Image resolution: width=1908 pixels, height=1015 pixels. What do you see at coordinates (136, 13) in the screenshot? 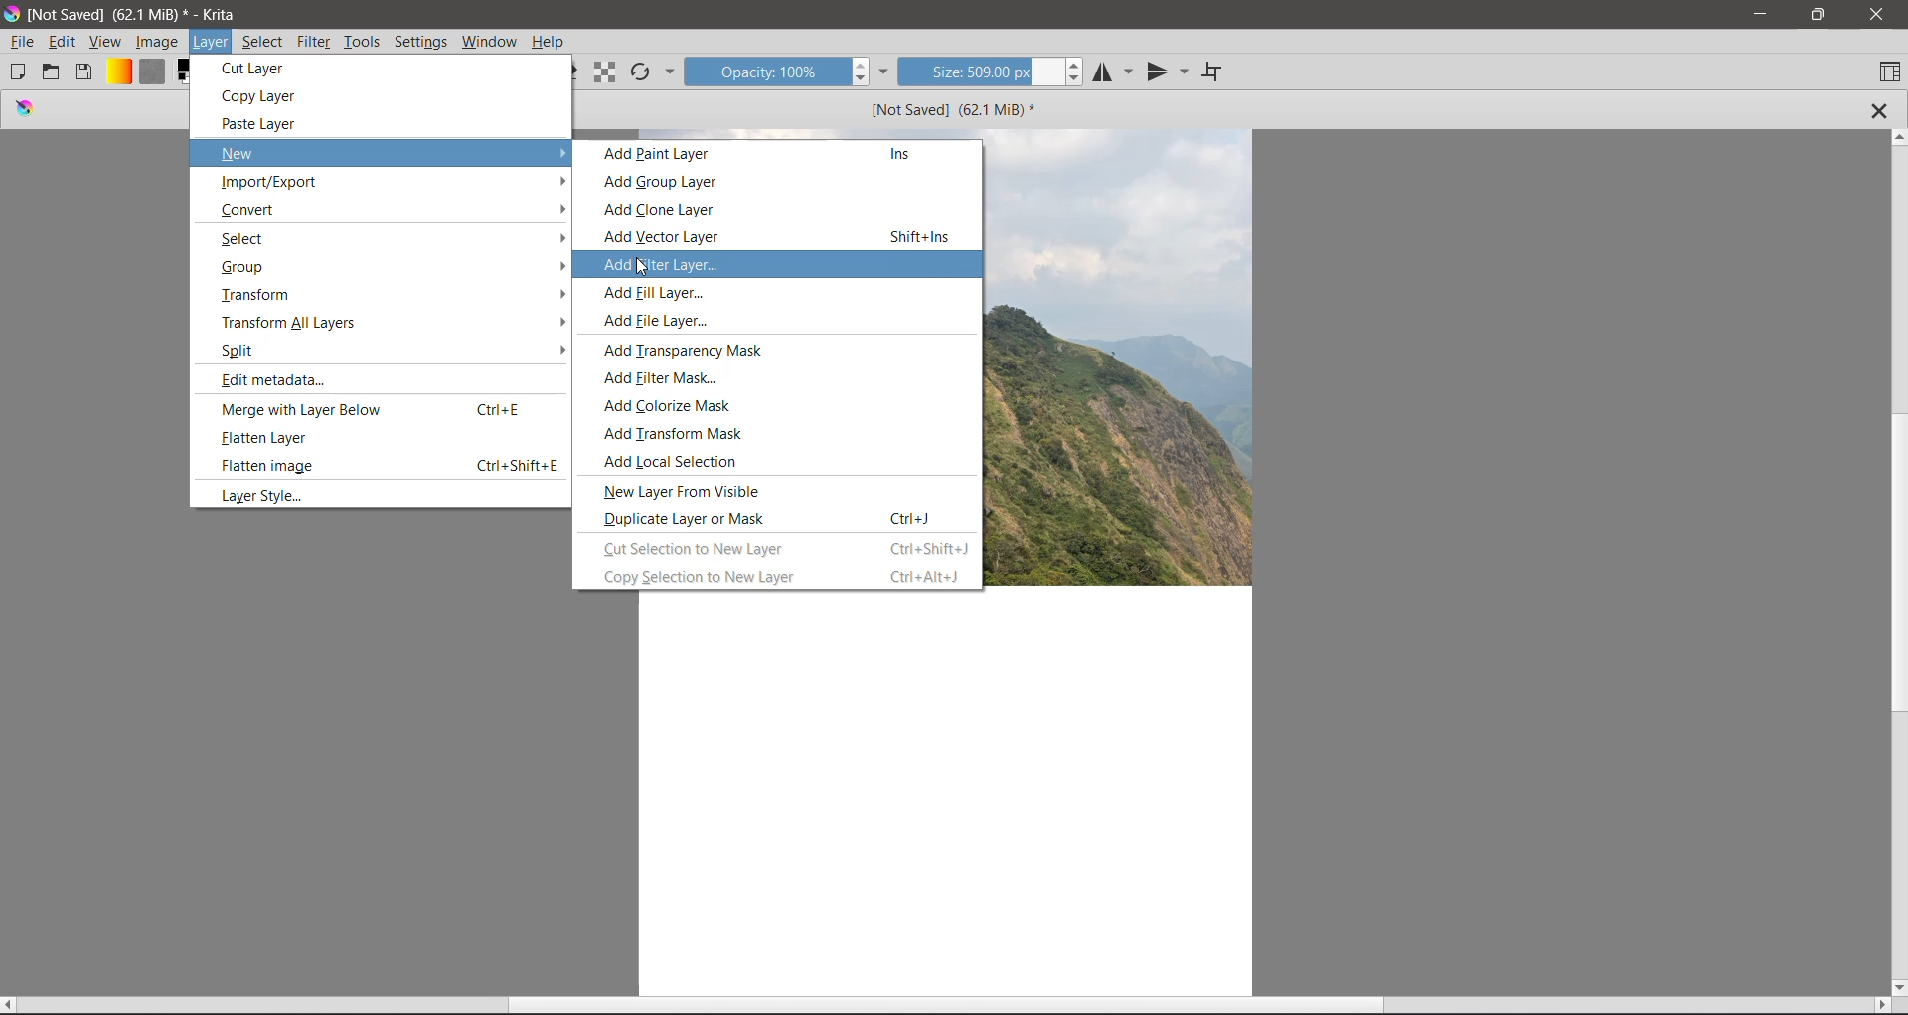
I see `Application Name` at bounding box center [136, 13].